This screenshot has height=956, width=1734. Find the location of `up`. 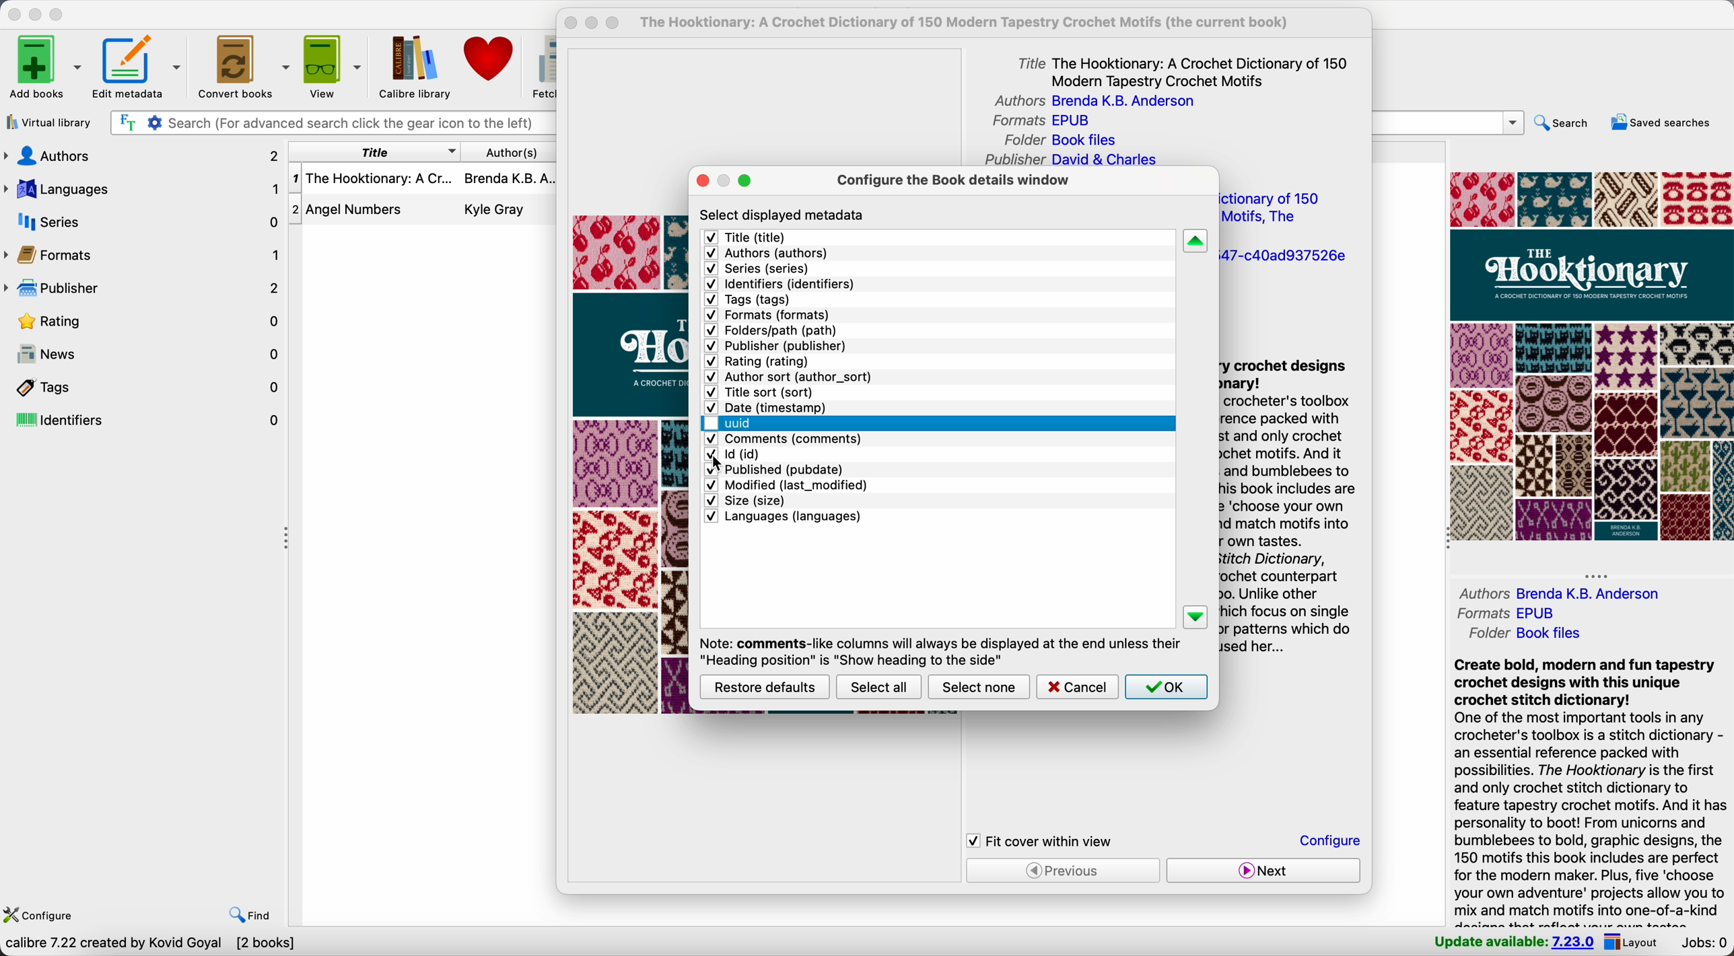

up is located at coordinates (1195, 242).